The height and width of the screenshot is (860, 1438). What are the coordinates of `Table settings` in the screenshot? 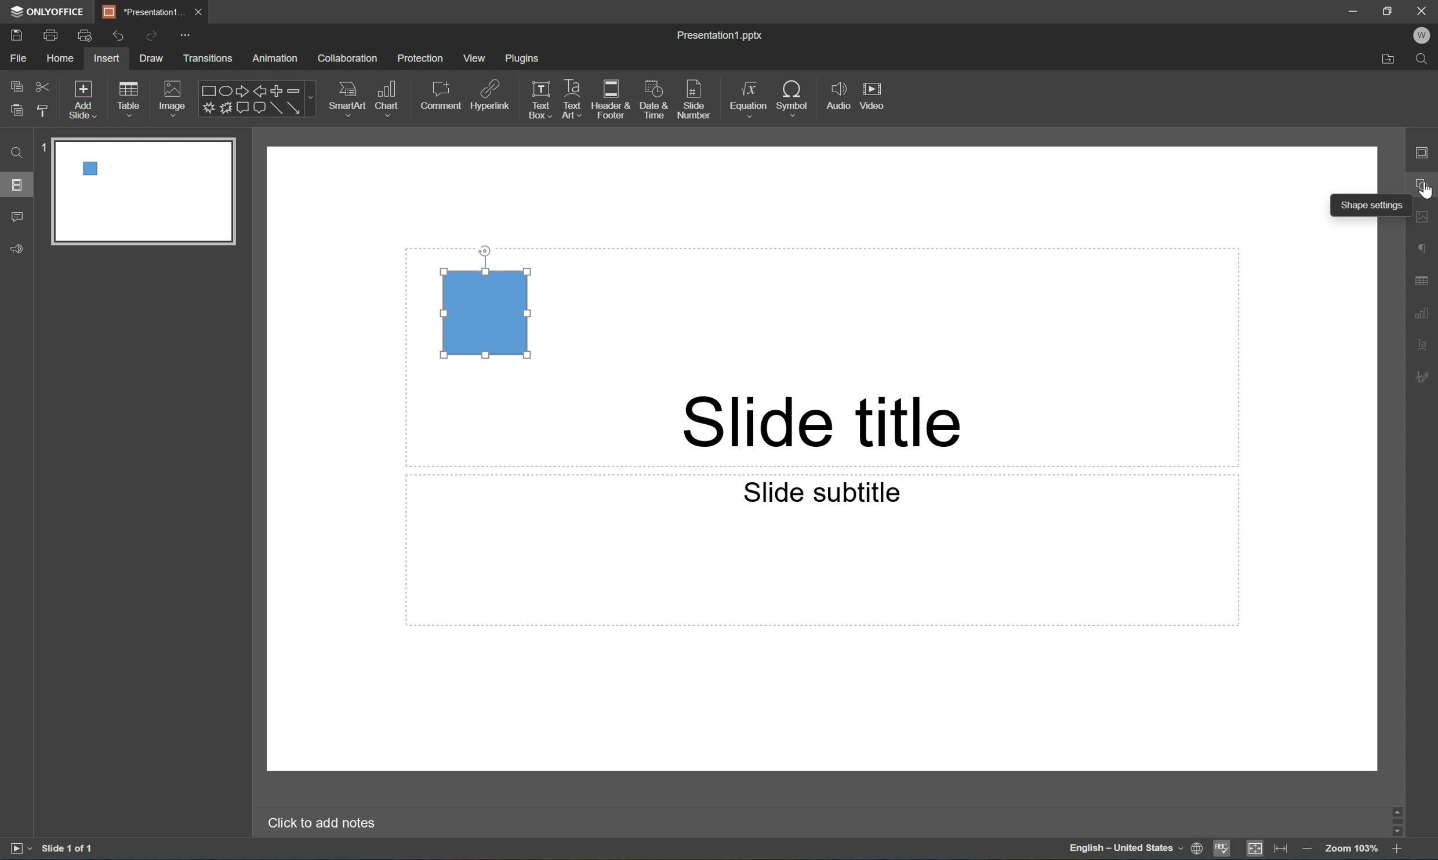 It's located at (1425, 281).